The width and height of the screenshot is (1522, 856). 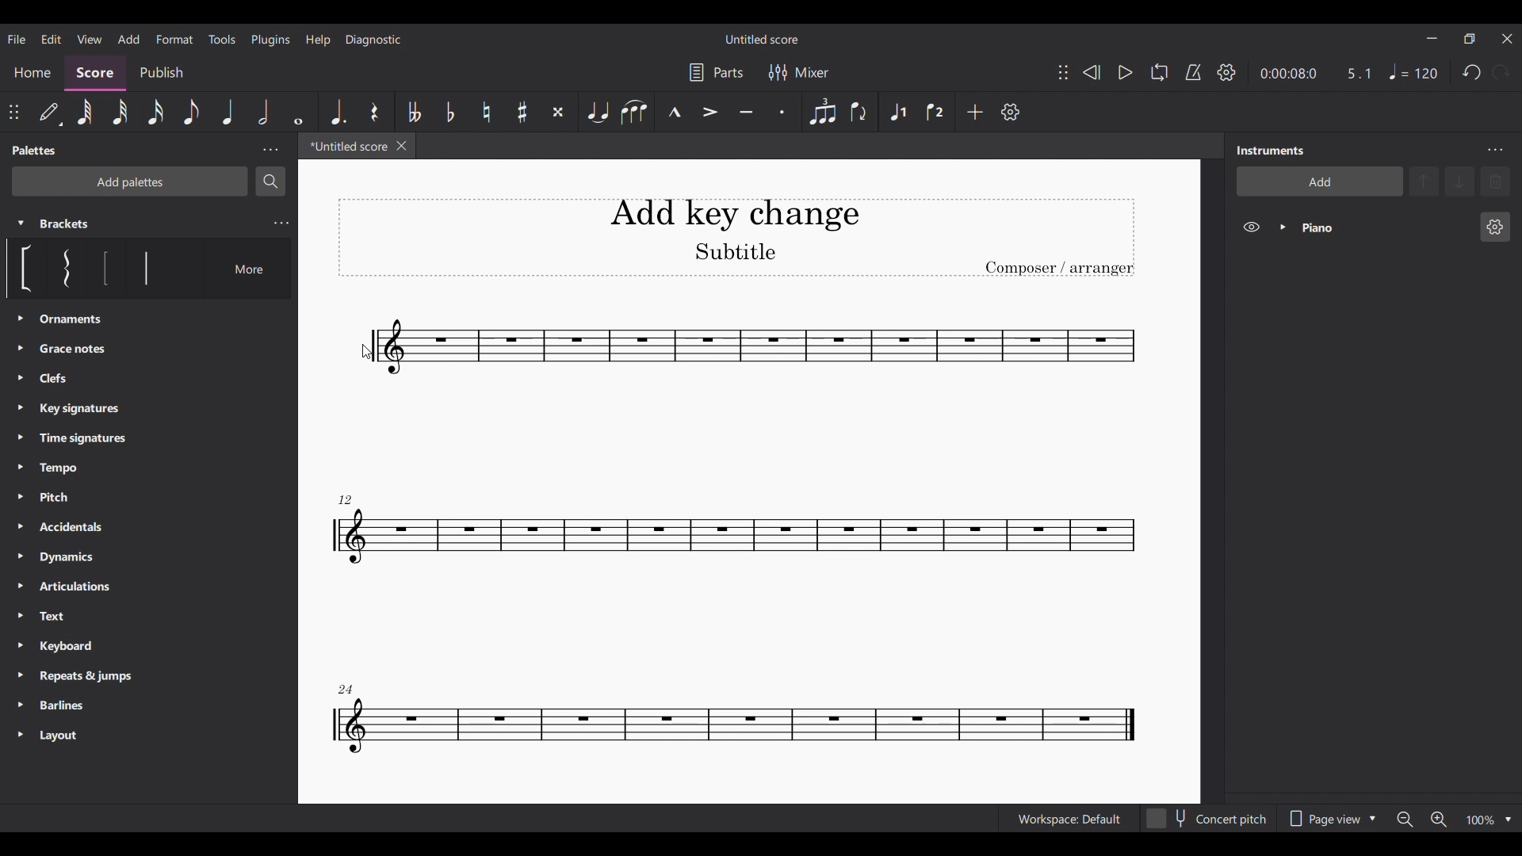 What do you see at coordinates (1496, 182) in the screenshot?
I see `Delete selection` at bounding box center [1496, 182].